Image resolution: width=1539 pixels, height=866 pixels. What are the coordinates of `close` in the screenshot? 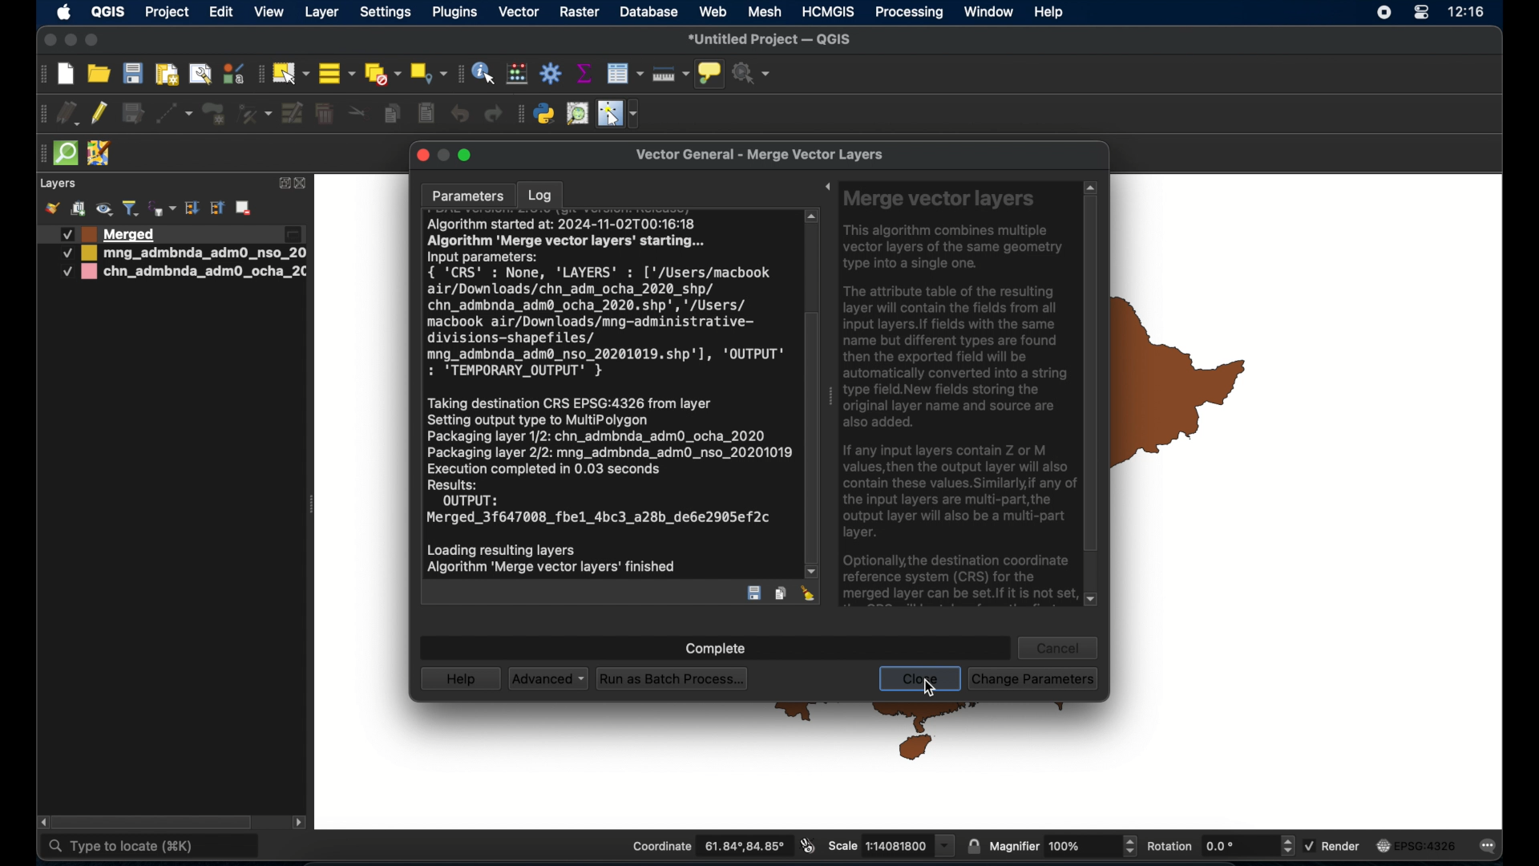 It's located at (302, 184).